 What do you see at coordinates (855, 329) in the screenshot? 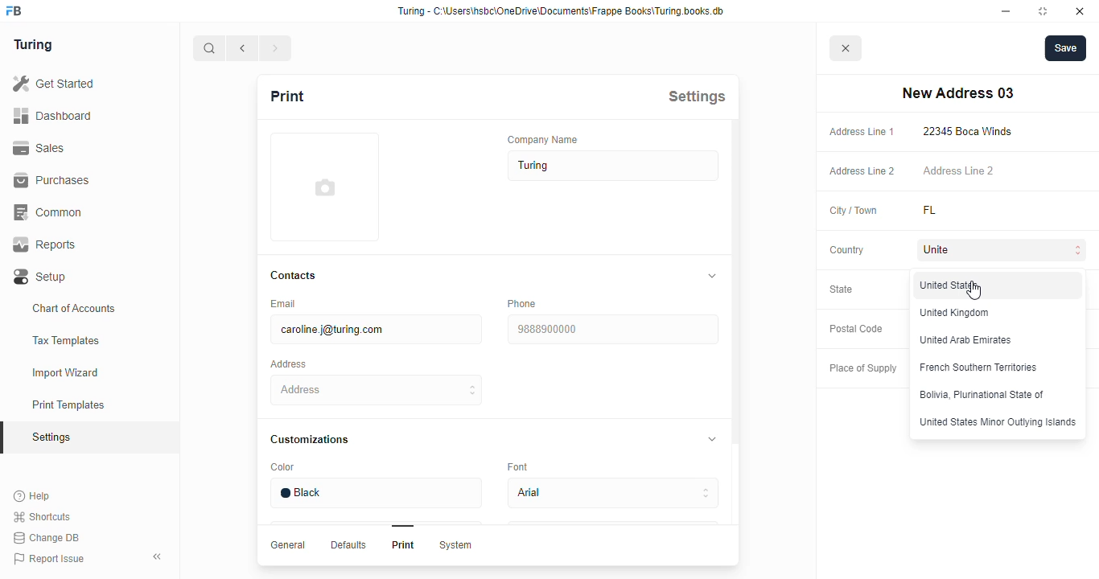
I see `postal code` at bounding box center [855, 329].